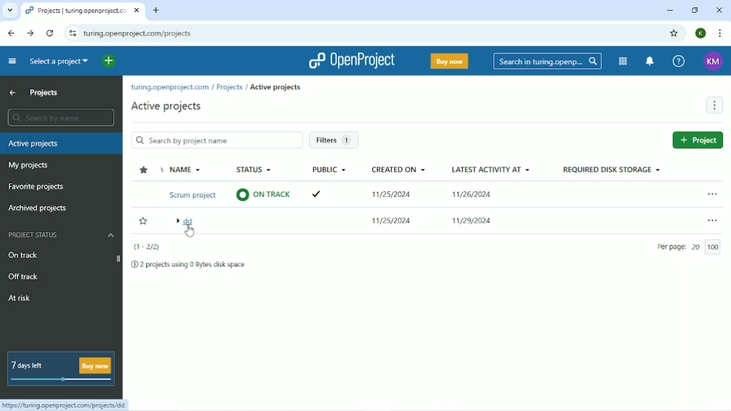  Describe the element at coordinates (10, 33) in the screenshot. I see `Back` at that location.